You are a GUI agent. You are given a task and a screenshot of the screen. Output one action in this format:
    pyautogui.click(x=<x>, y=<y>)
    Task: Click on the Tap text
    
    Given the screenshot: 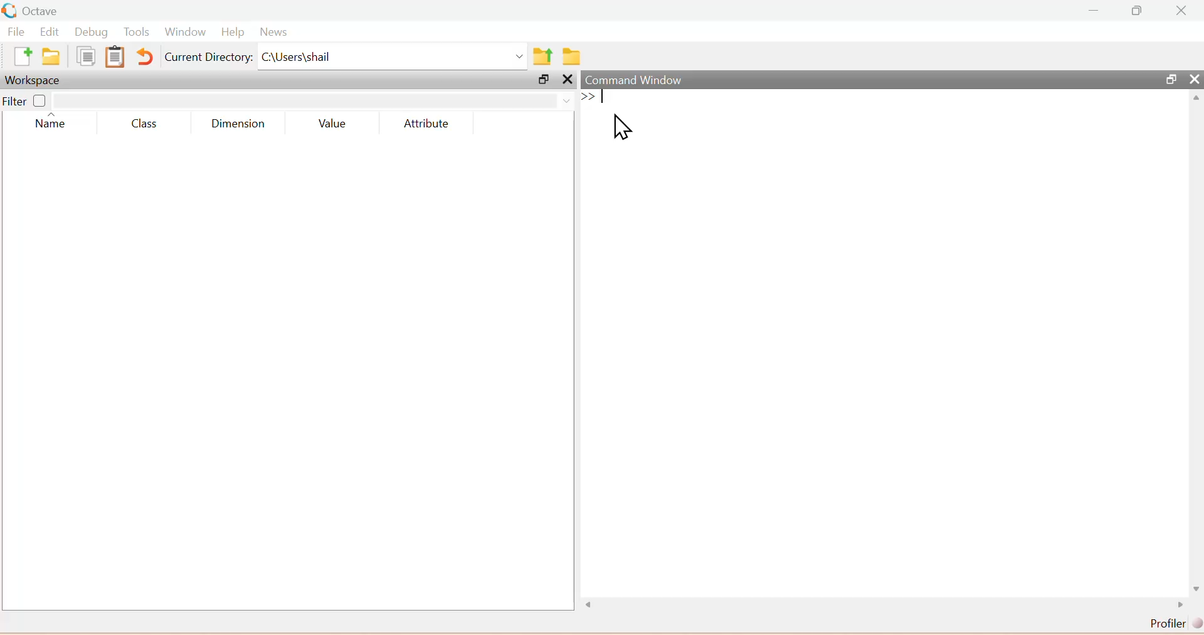 What is the action you would take?
    pyautogui.click(x=606, y=97)
    